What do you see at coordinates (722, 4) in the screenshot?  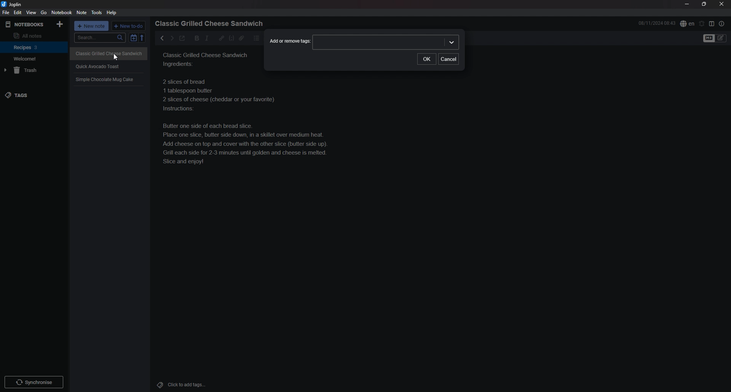 I see `close` at bounding box center [722, 4].